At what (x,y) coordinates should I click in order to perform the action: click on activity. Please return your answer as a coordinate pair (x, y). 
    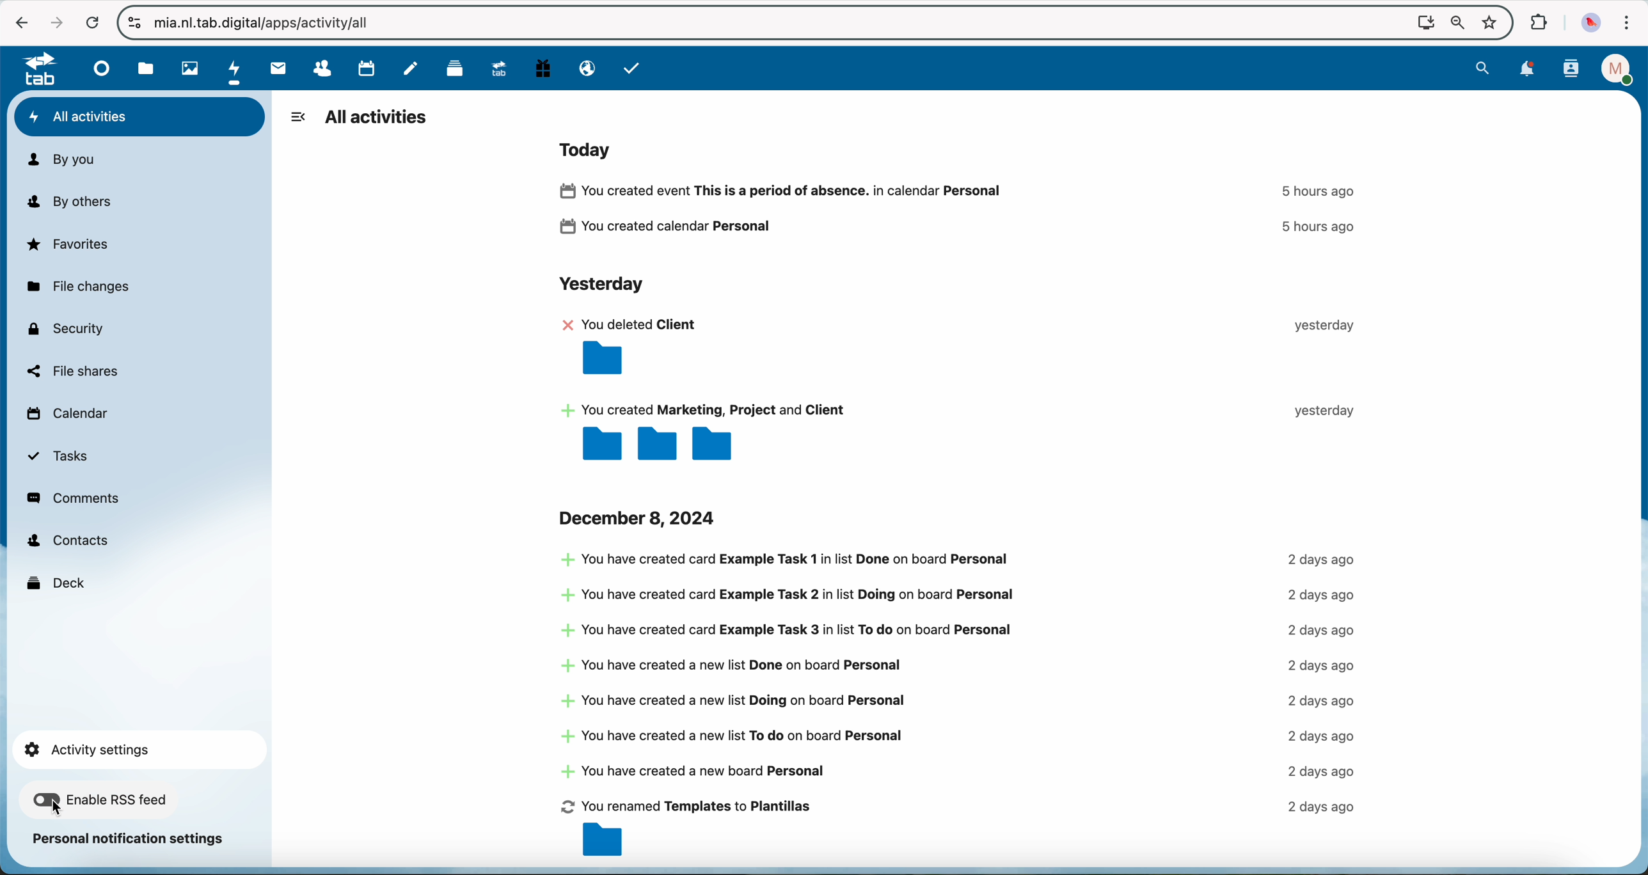
    Looking at the image, I should click on (965, 388).